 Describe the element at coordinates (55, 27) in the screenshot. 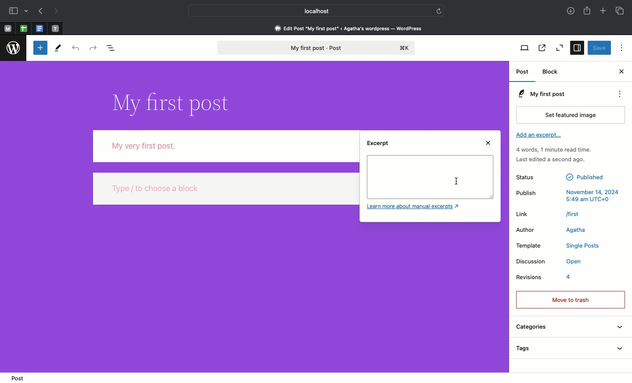

I see `text tab` at that location.